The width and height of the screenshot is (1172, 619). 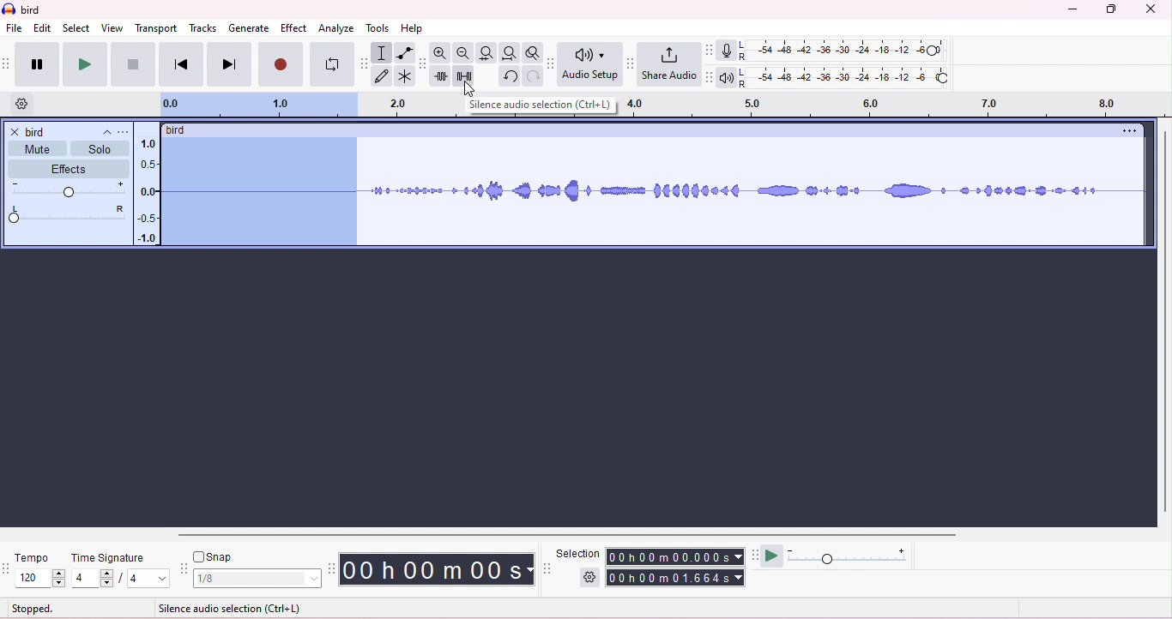 I want to click on volume, so click(x=69, y=189).